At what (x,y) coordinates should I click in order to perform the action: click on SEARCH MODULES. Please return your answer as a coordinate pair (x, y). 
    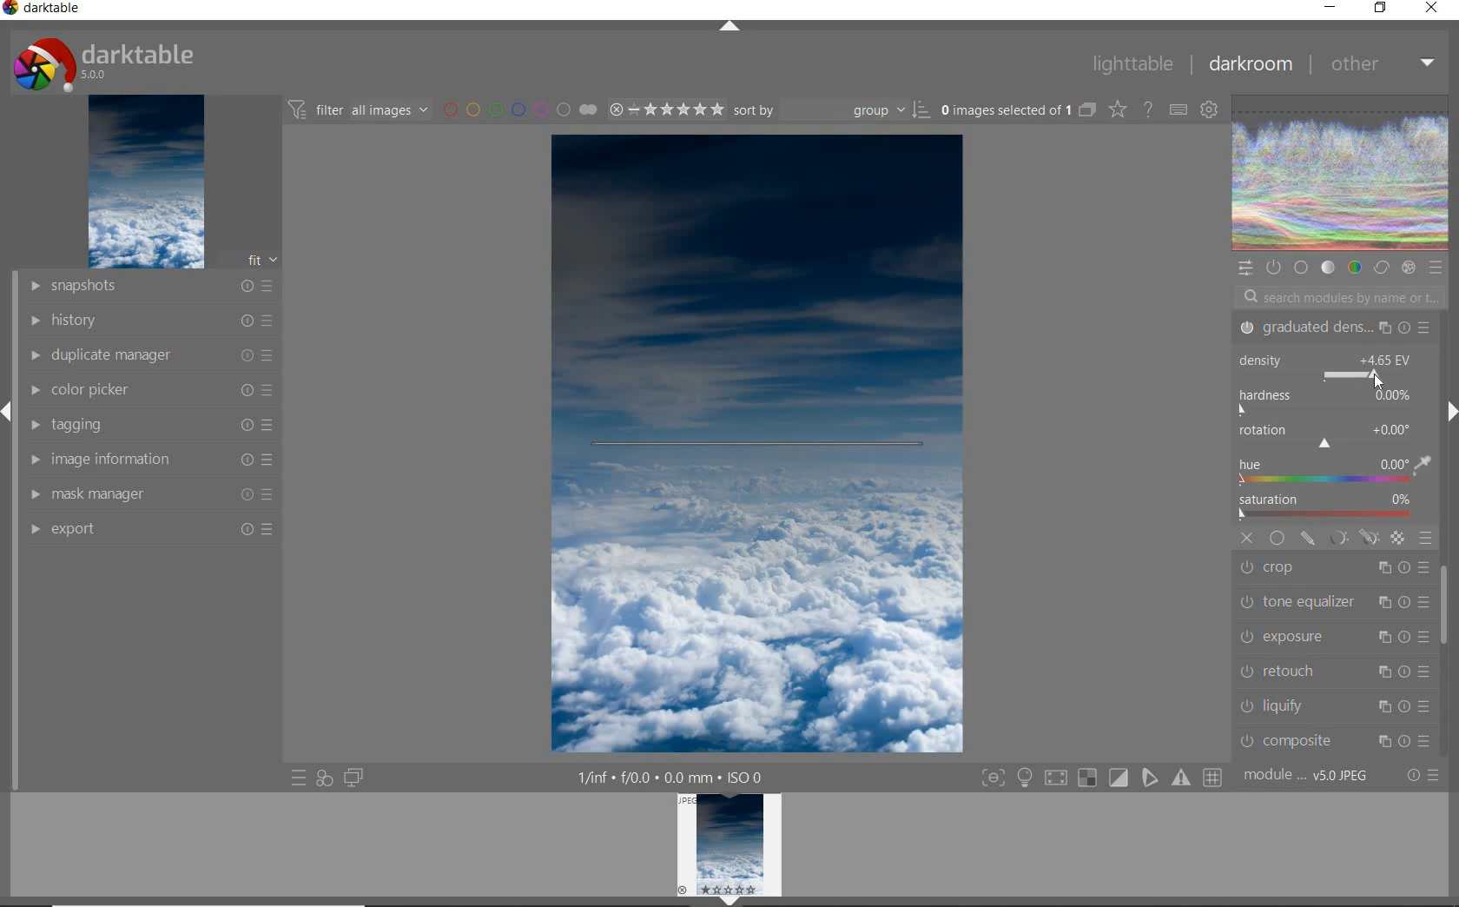
    Looking at the image, I should click on (1340, 297).